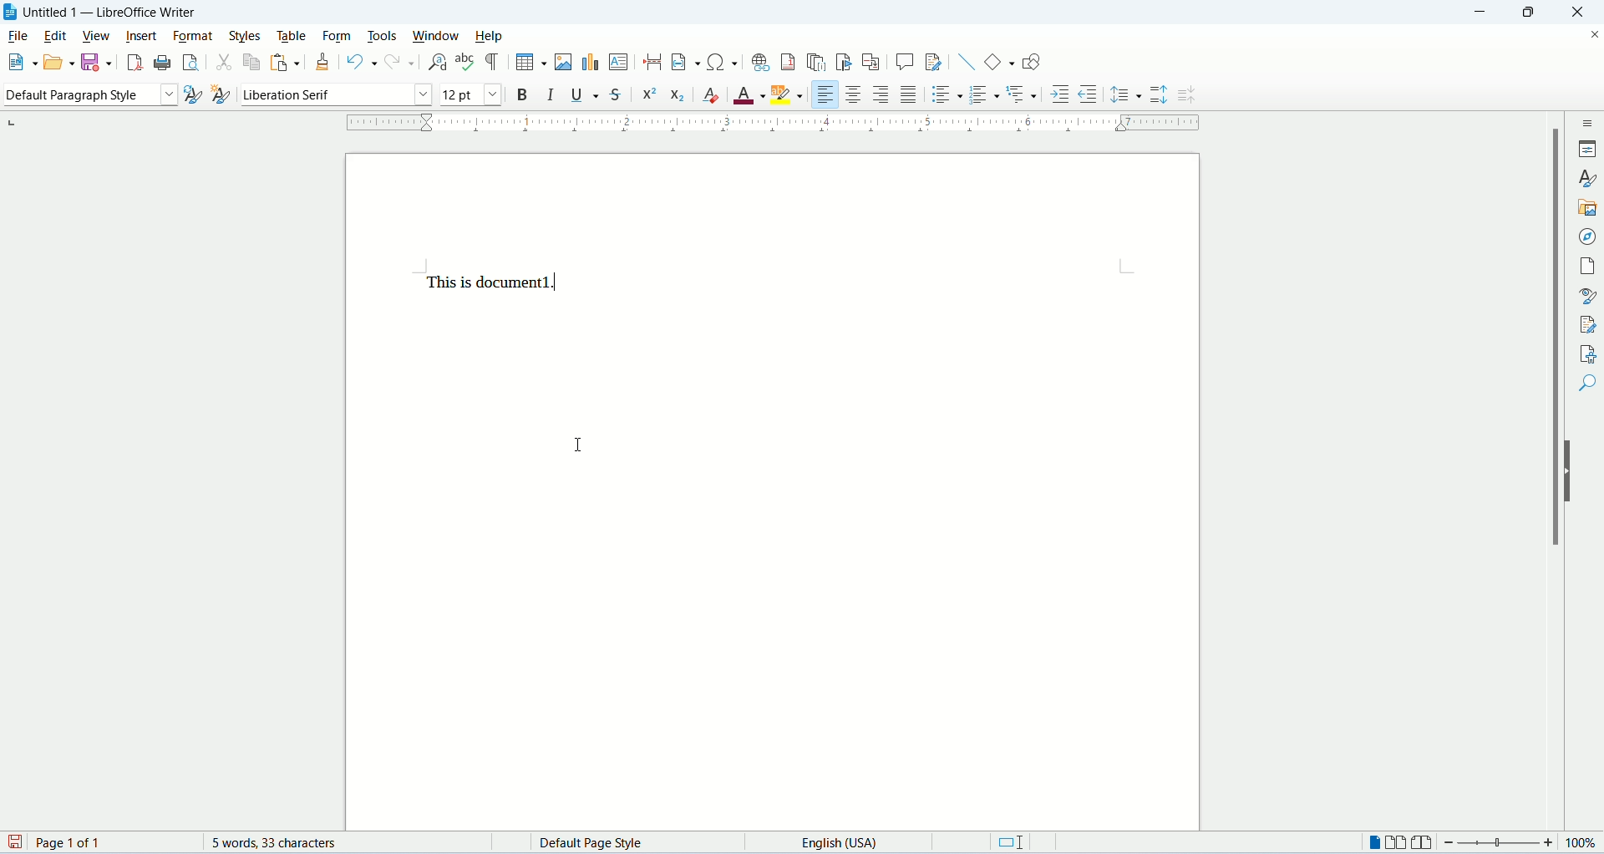  I want to click on italics, so click(549, 94).